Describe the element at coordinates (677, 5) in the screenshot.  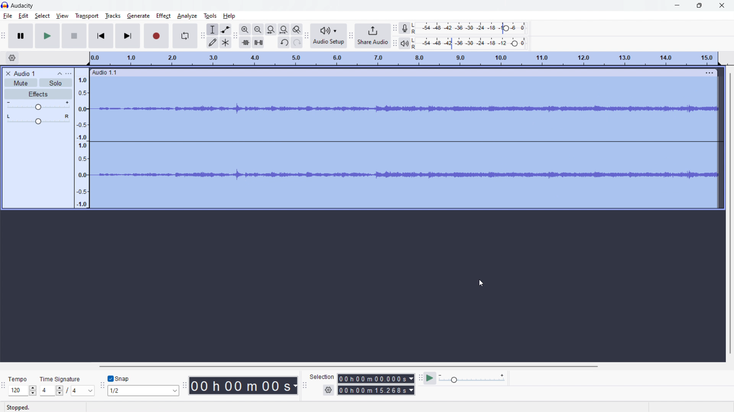
I see `minimize` at that location.